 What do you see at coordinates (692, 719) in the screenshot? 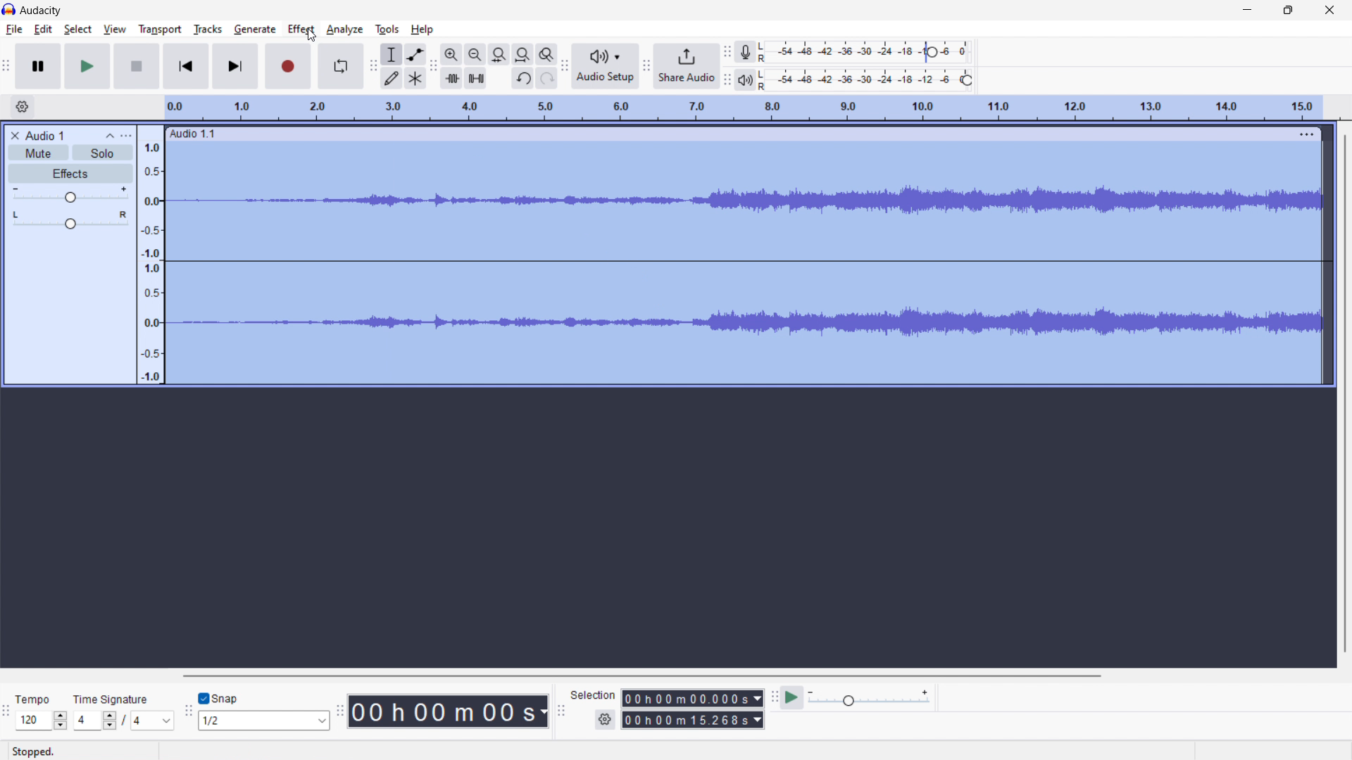
I see `end time` at bounding box center [692, 719].